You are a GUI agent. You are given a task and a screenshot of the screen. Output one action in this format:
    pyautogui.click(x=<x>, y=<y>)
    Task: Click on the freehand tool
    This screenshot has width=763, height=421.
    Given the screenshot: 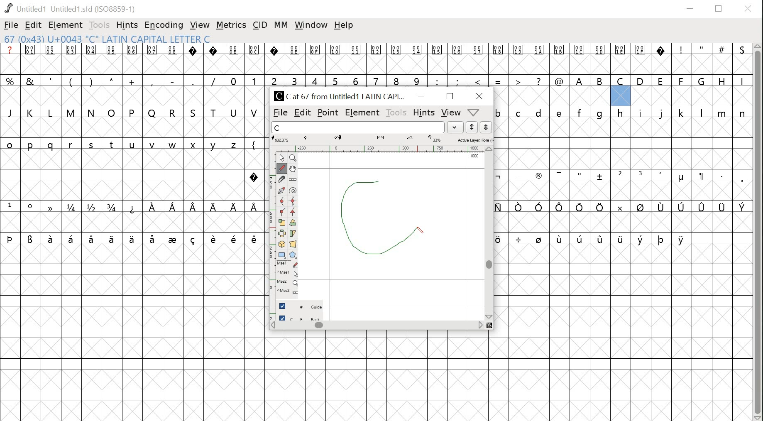 What is the action you would take?
    pyautogui.click(x=284, y=168)
    